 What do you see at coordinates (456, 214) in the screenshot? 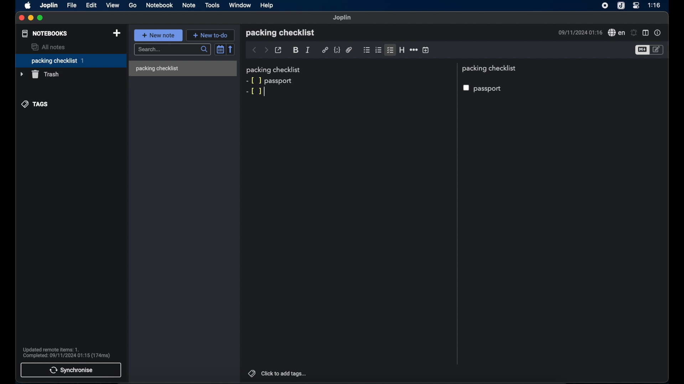
I see `divider` at bounding box center [456, 214].